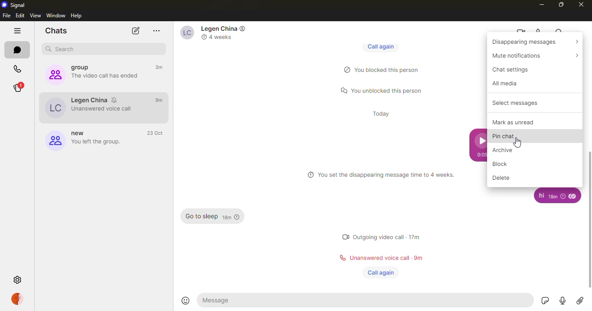  What do you see at coordinates (580, 300) in the screenshot?
I see `attach` at bounding box center [580, 300].